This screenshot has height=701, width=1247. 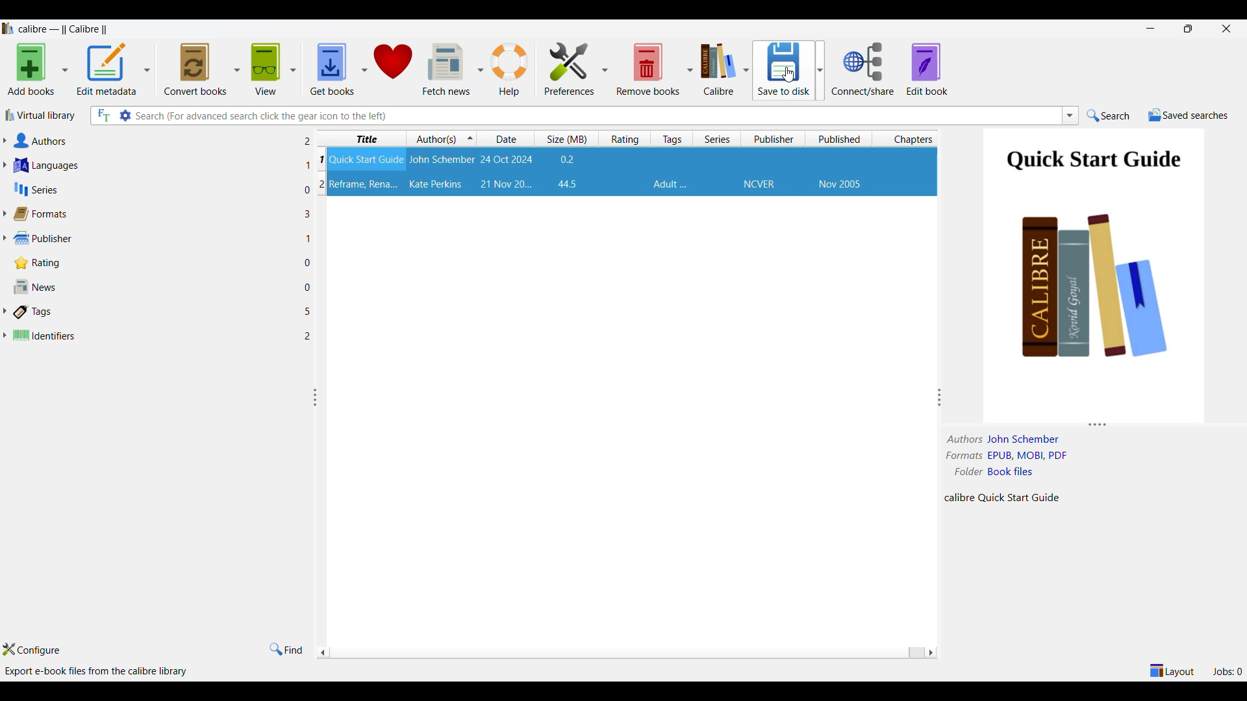 I want to click on Donate, so click(x=393, y=69).